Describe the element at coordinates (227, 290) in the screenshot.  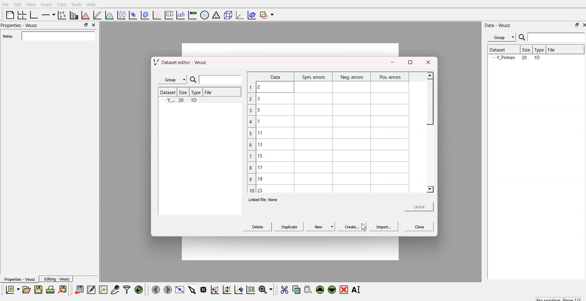
I see `draw ponts` at that location.